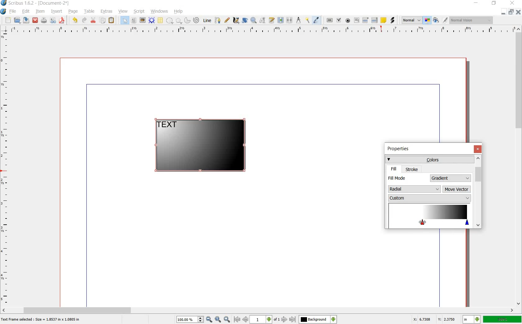 Image resolution: width=522 pixels, height=324 pixels. What do you see at coordinates (57, 12) in the screenshot?
I see `insert` at bounding box center [57, 12].